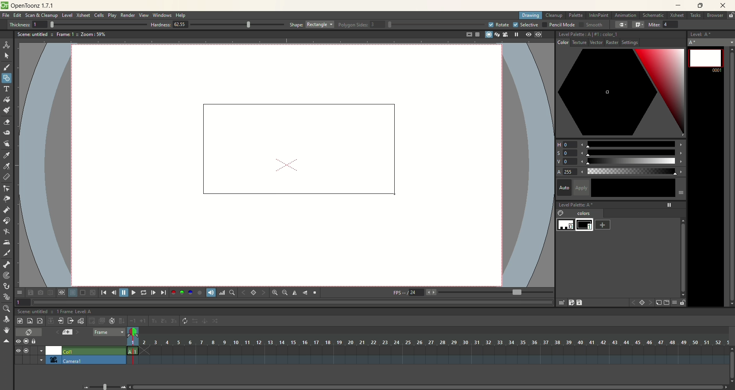 Image resolution: width=735 pixels, height=390 pixels. What do you see at coordinates (527, 35) in the screenshot?
I see `preview` at bounding box center [527, 35].